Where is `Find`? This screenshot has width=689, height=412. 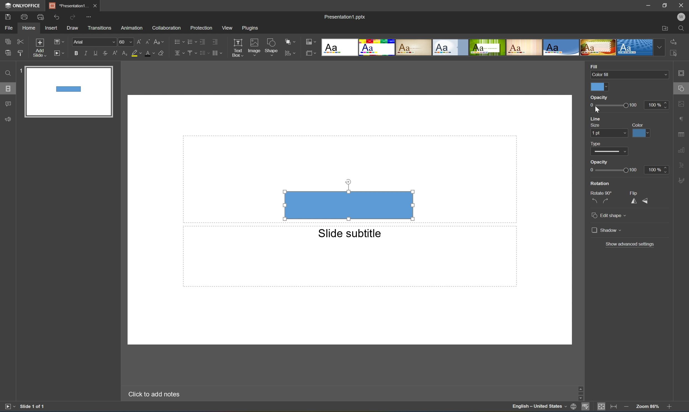
Find is located at coordinates (7, 73).